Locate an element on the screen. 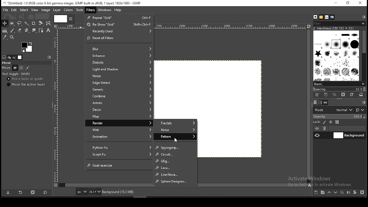  lava is located at coordinates (175, 168).